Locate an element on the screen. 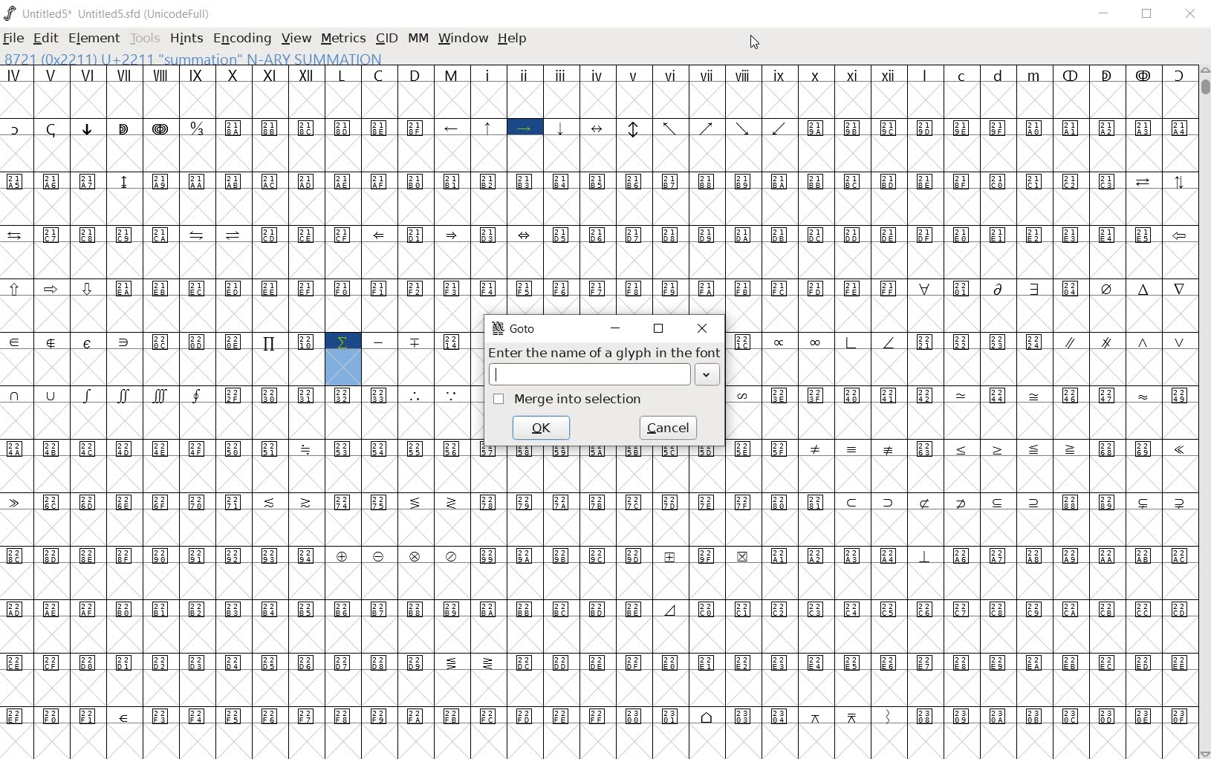  special symbols is located at coordinates (601, 608).